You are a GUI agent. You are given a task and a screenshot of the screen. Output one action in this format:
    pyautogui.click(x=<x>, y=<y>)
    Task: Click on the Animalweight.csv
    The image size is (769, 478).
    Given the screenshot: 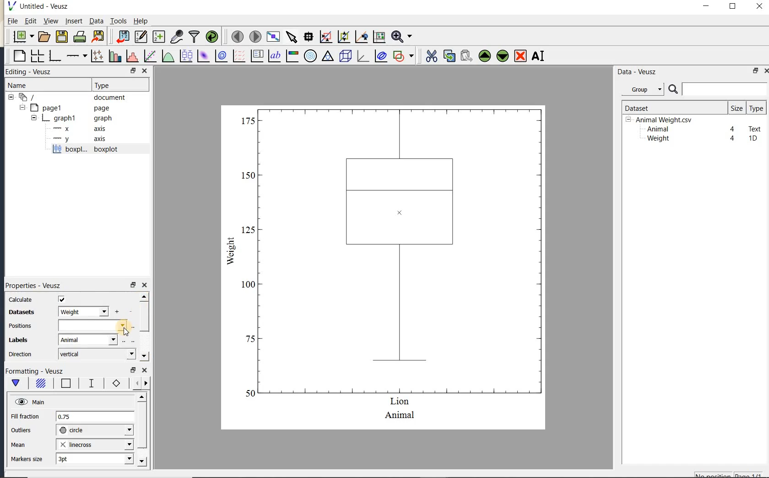 What is the action you would take?
    pyautogui.click(x=661, y=120)
    